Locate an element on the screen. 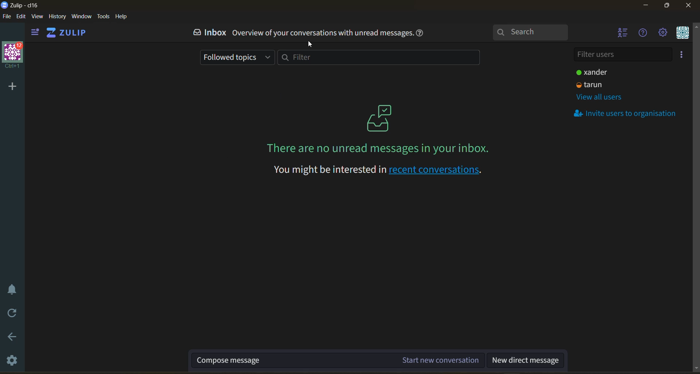 Image resolution: width=700 pixels, height=374 pixels. search is located at coordinates (529, 31).